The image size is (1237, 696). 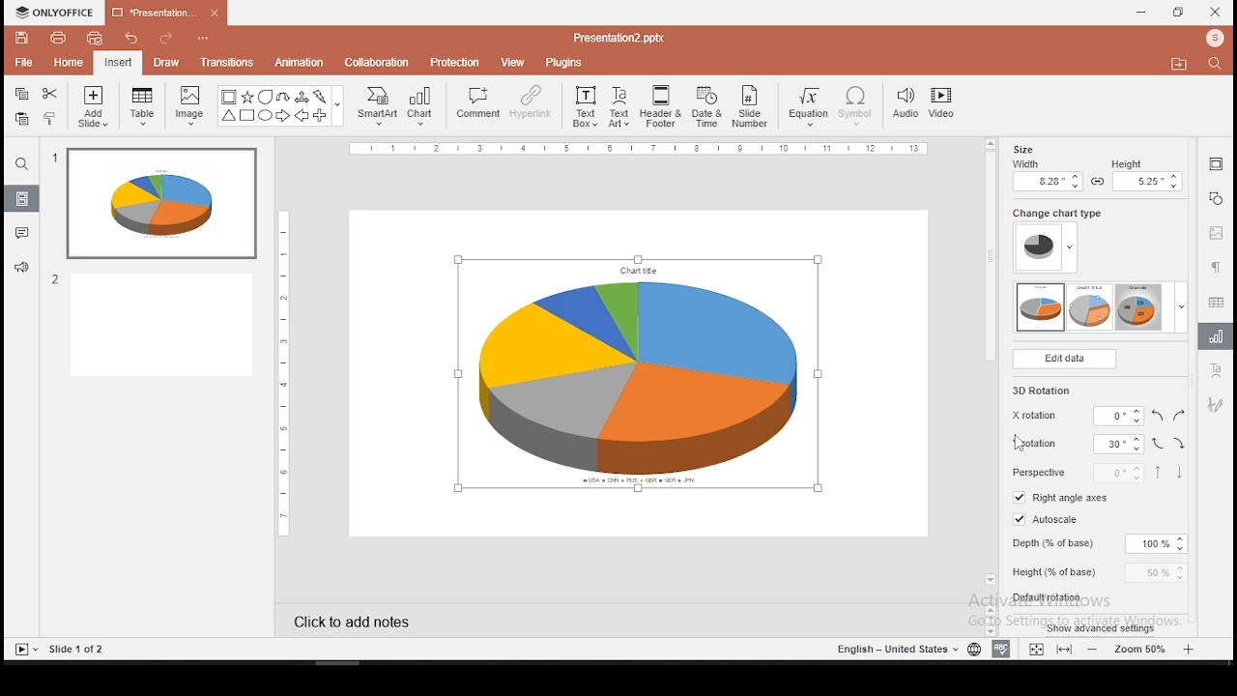 I want to click on chart, so click(x=422, y=107).